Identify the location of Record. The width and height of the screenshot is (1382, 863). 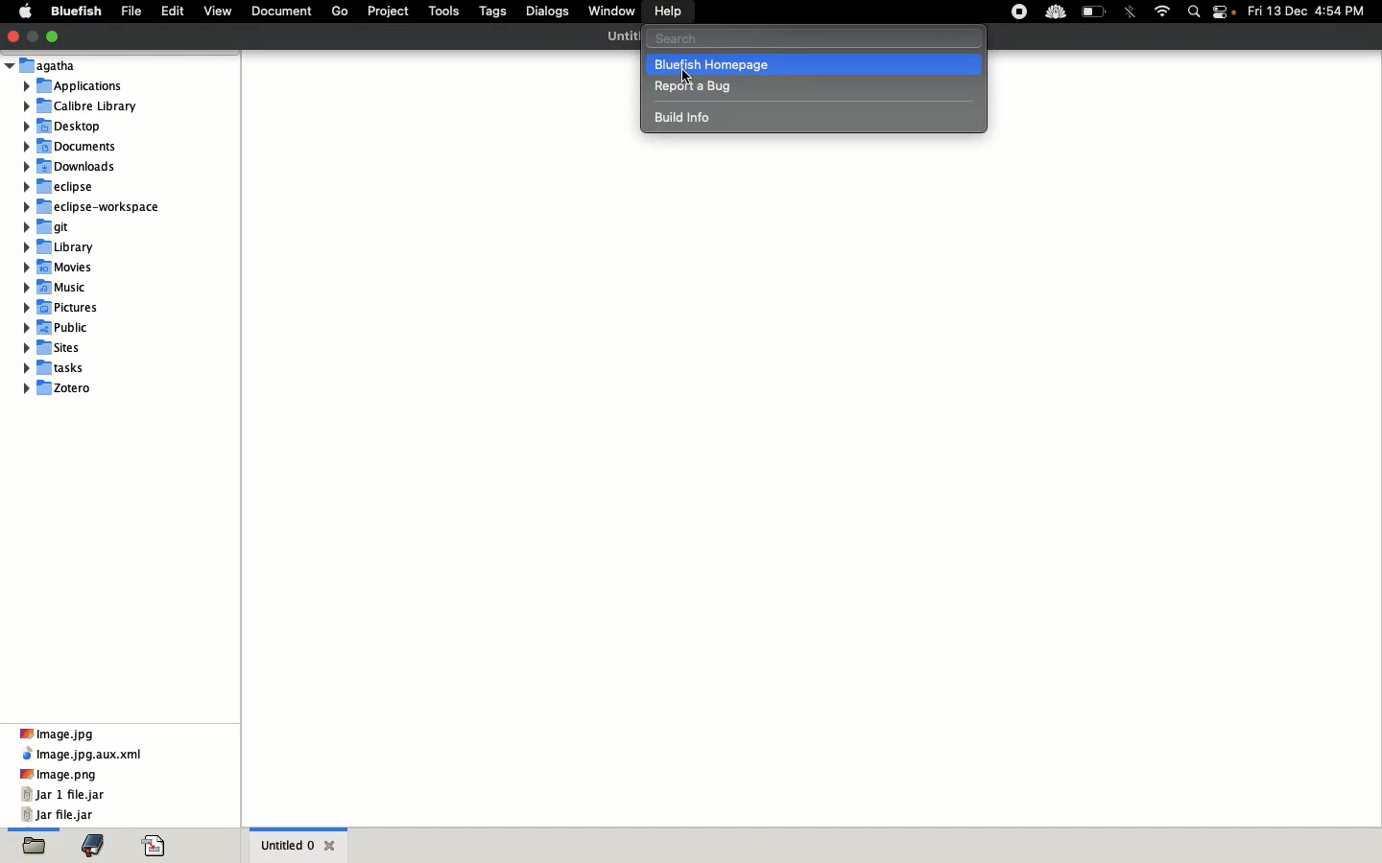
(1019, 12).